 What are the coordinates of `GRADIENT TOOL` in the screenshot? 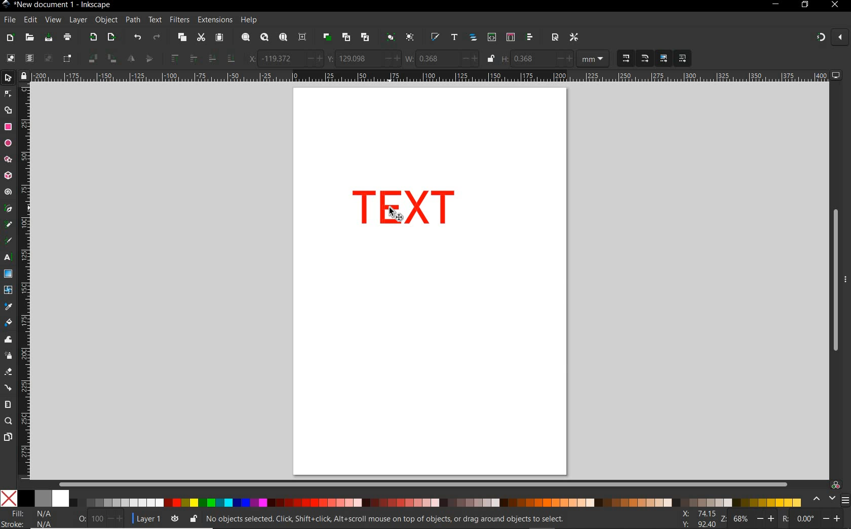 It's located at (8, 274).